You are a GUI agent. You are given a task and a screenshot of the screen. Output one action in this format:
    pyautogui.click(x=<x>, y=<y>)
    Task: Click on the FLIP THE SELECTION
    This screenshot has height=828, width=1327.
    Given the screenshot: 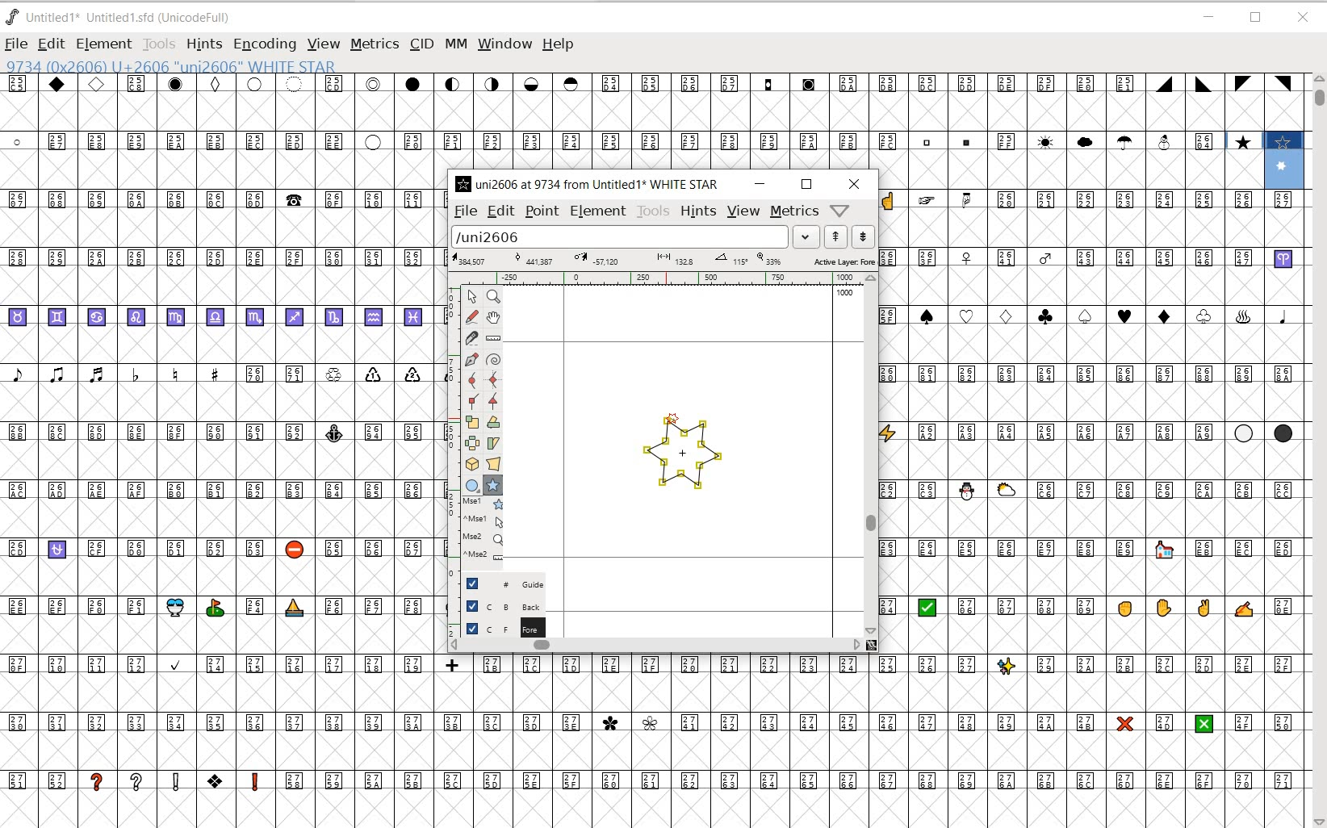 What is the action you would take?
    pyautogui.click(x=473, y=444)
    